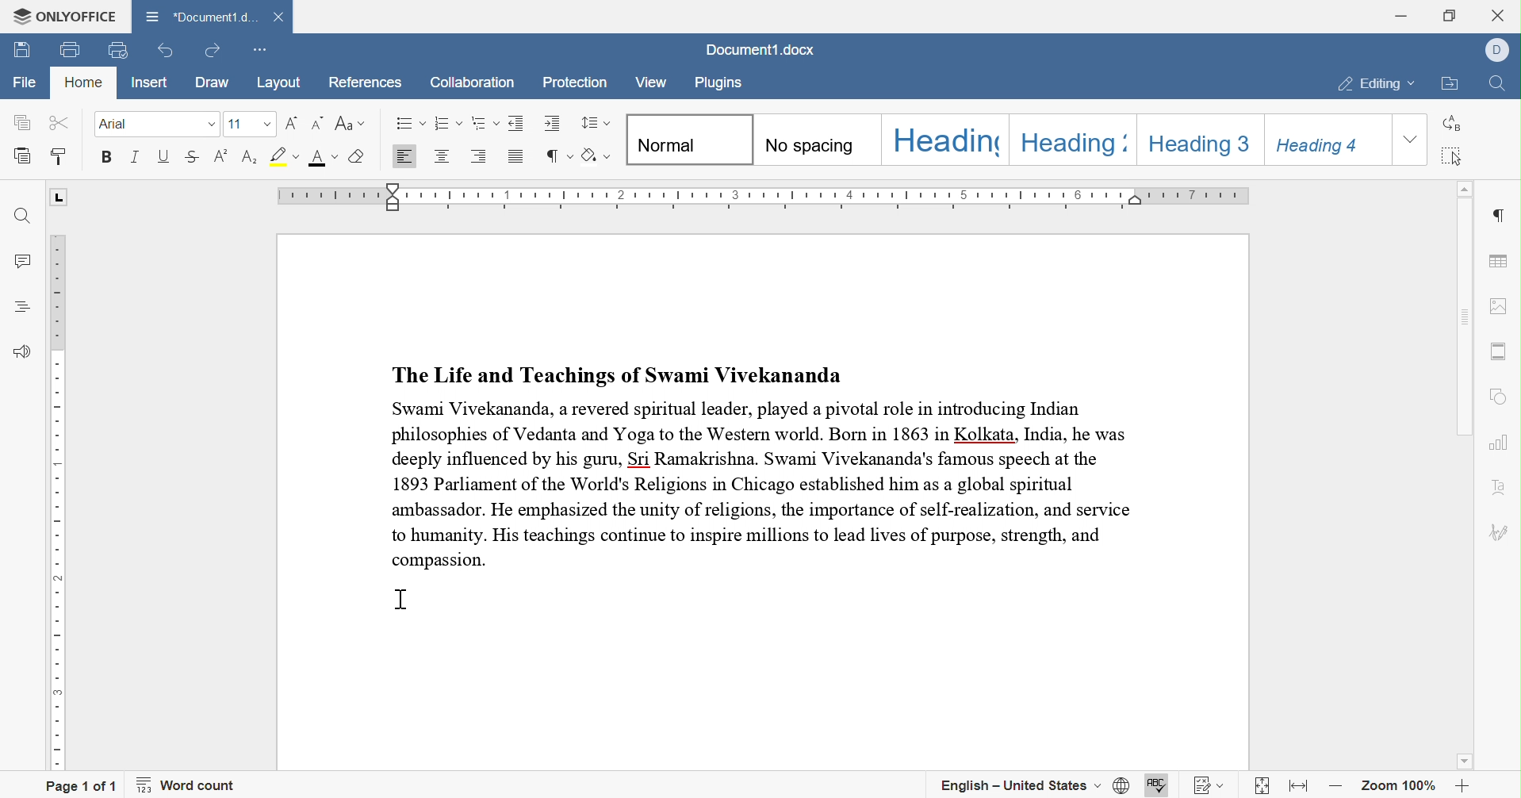  Describe the element at coordinates (764, 464) in the screenshot. I see `The Life and Teachings of Swami Vivekananda

Swami Vivekananda, a revered spiritual leader, played a pivotal role in introducing Indian
philosophies of Vedanta and Yoga to the Western world. Born in 1863 in Kolkata, India, he was
deeply influenced by his guru, Sri Ramakrishna. Swami Vivekananda's famous speech at the
1893 Parliament of the World's Religions in Chicago established him as a global spiritual
ambassador. He emphasized the unity of religions, the importance of self-realization, and service
to humanity. His teachings continue to inspire millions to lead lives of purpose, strength, and
compassion.` at that location.